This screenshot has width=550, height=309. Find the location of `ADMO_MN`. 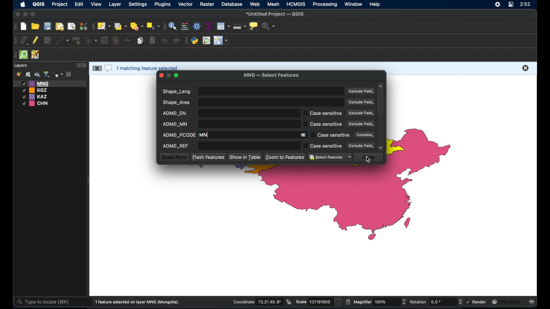

ADMO_MN is located at coordinates (229, 124).